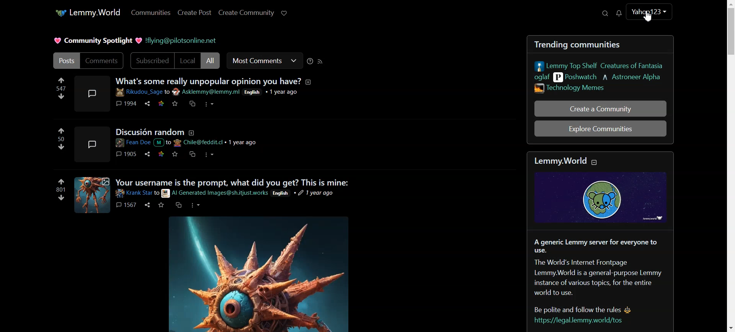  Describe the element at coordinates (246, 13) in the screenshot. I see `Create Post` at that location.